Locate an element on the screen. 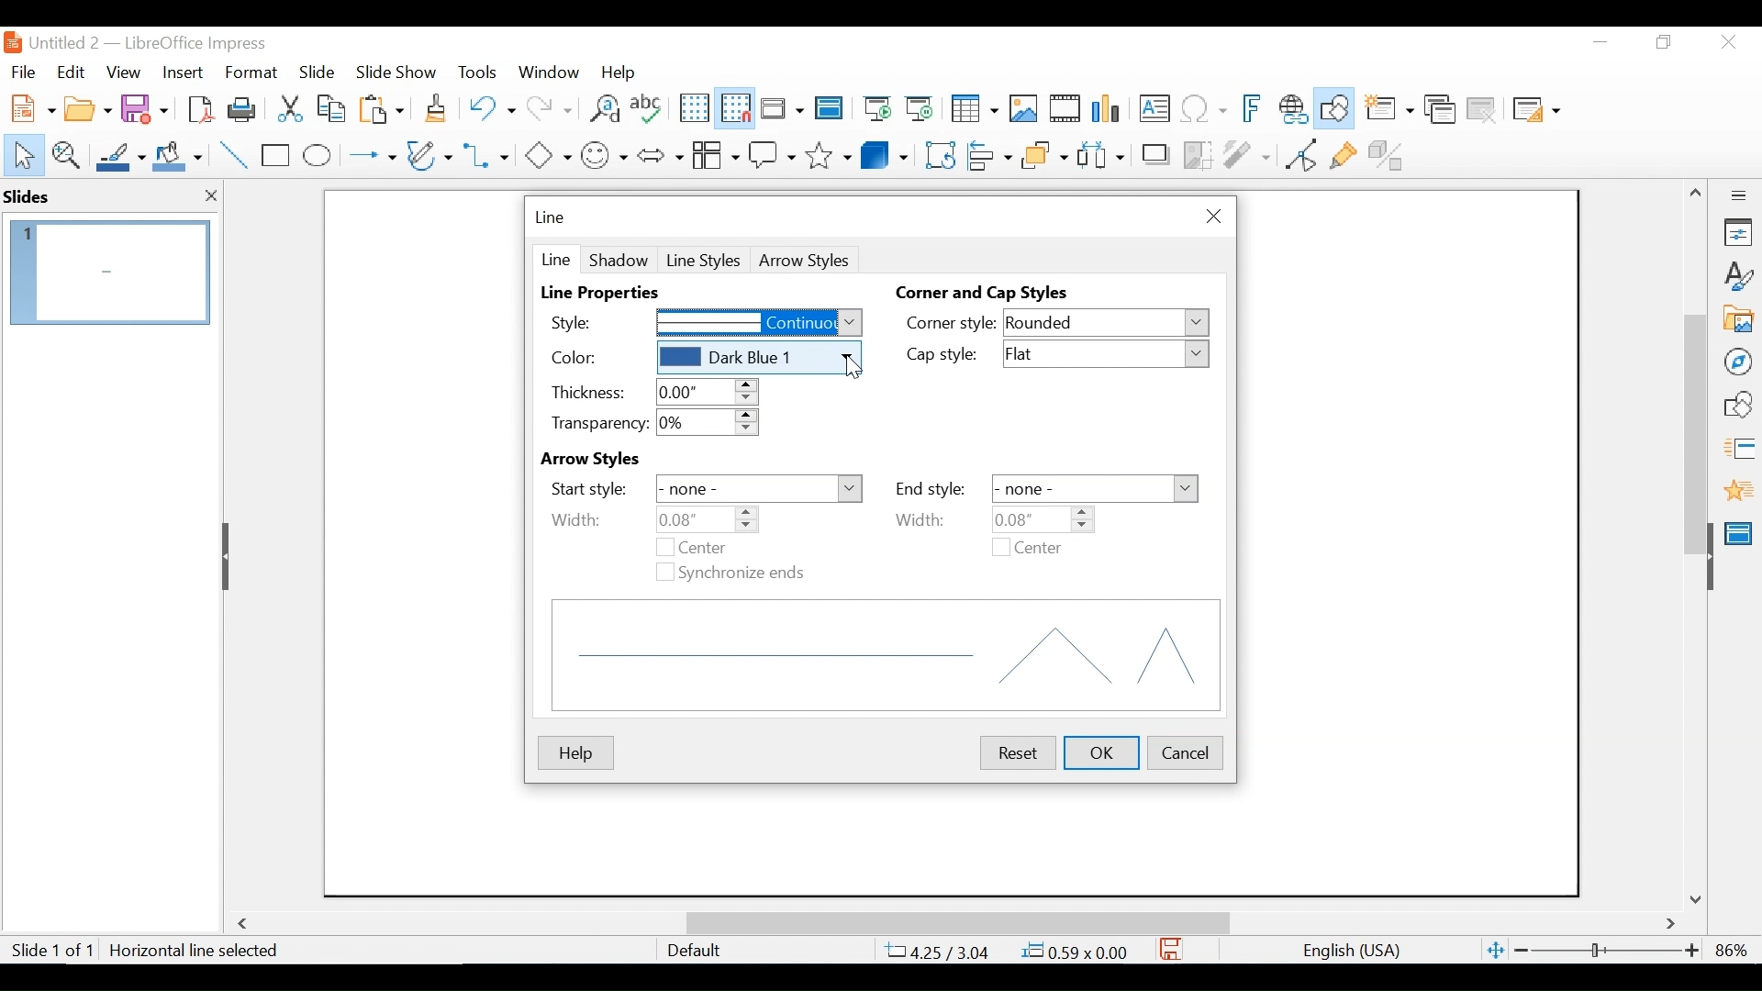  Stars and Banners is located at coordinates (830, 152).